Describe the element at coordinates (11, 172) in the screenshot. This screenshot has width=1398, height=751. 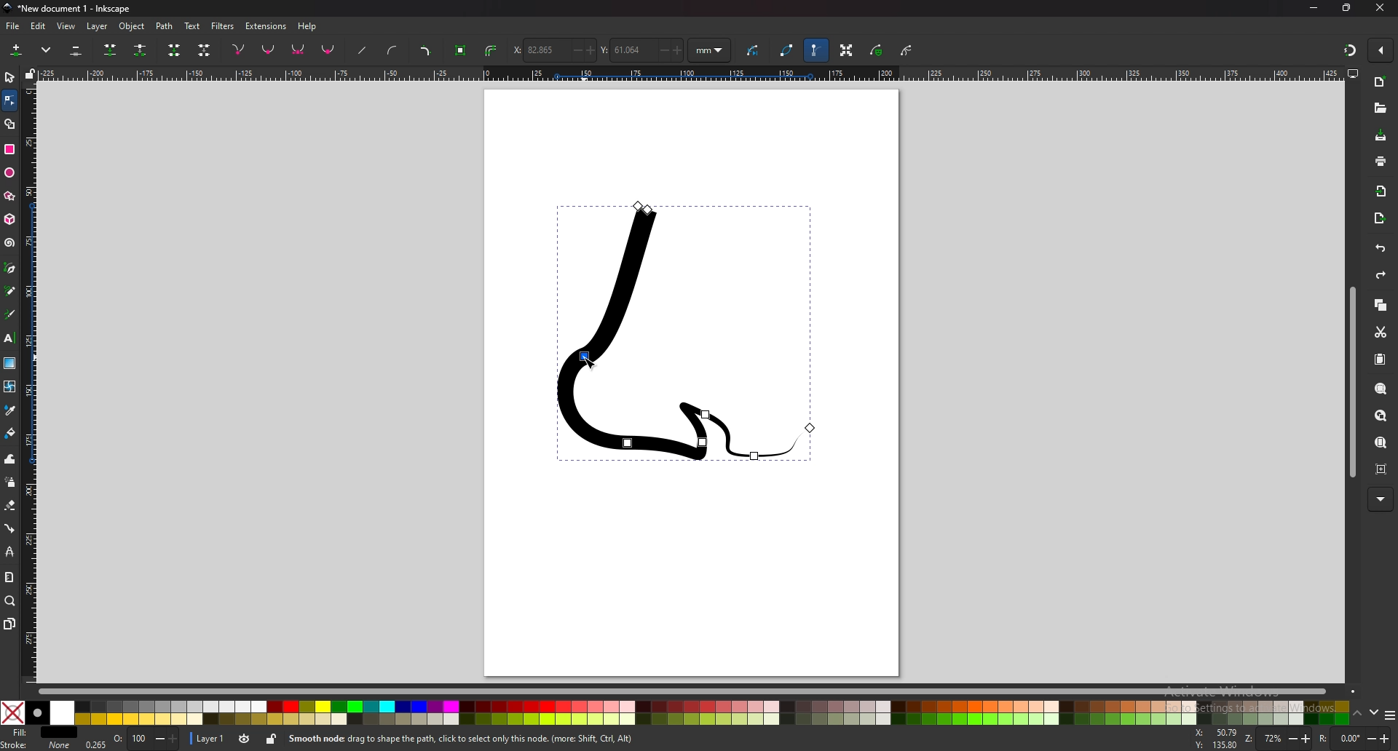
I see `ellipse` at that location.